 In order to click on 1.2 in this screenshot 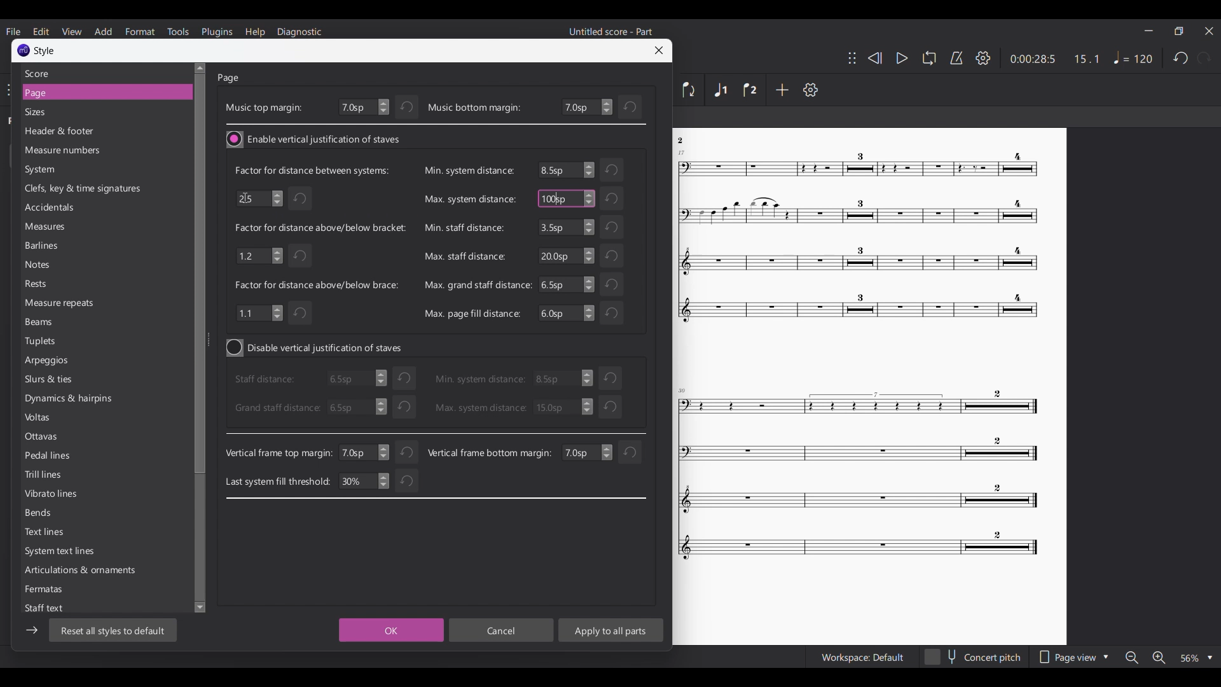, I will do `click(258, 254)`.